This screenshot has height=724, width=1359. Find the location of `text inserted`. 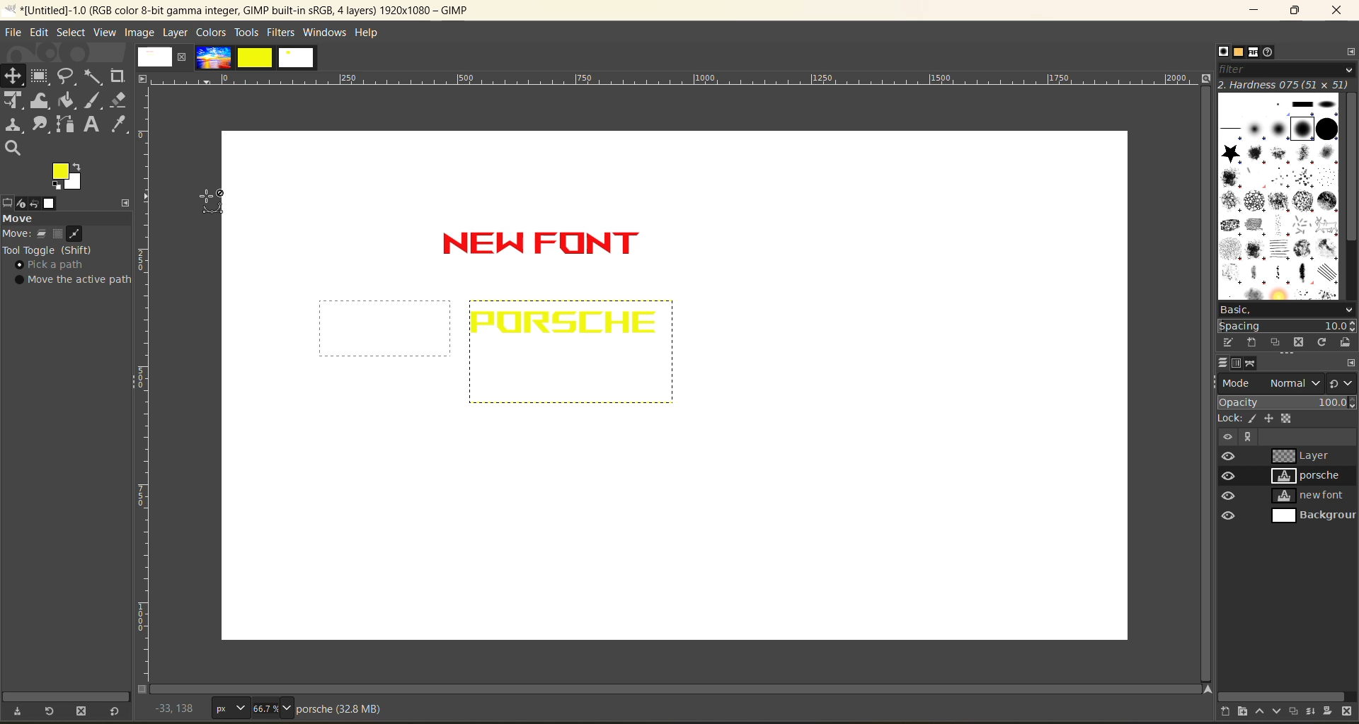

text inserted is located at coordinates (559, 337).